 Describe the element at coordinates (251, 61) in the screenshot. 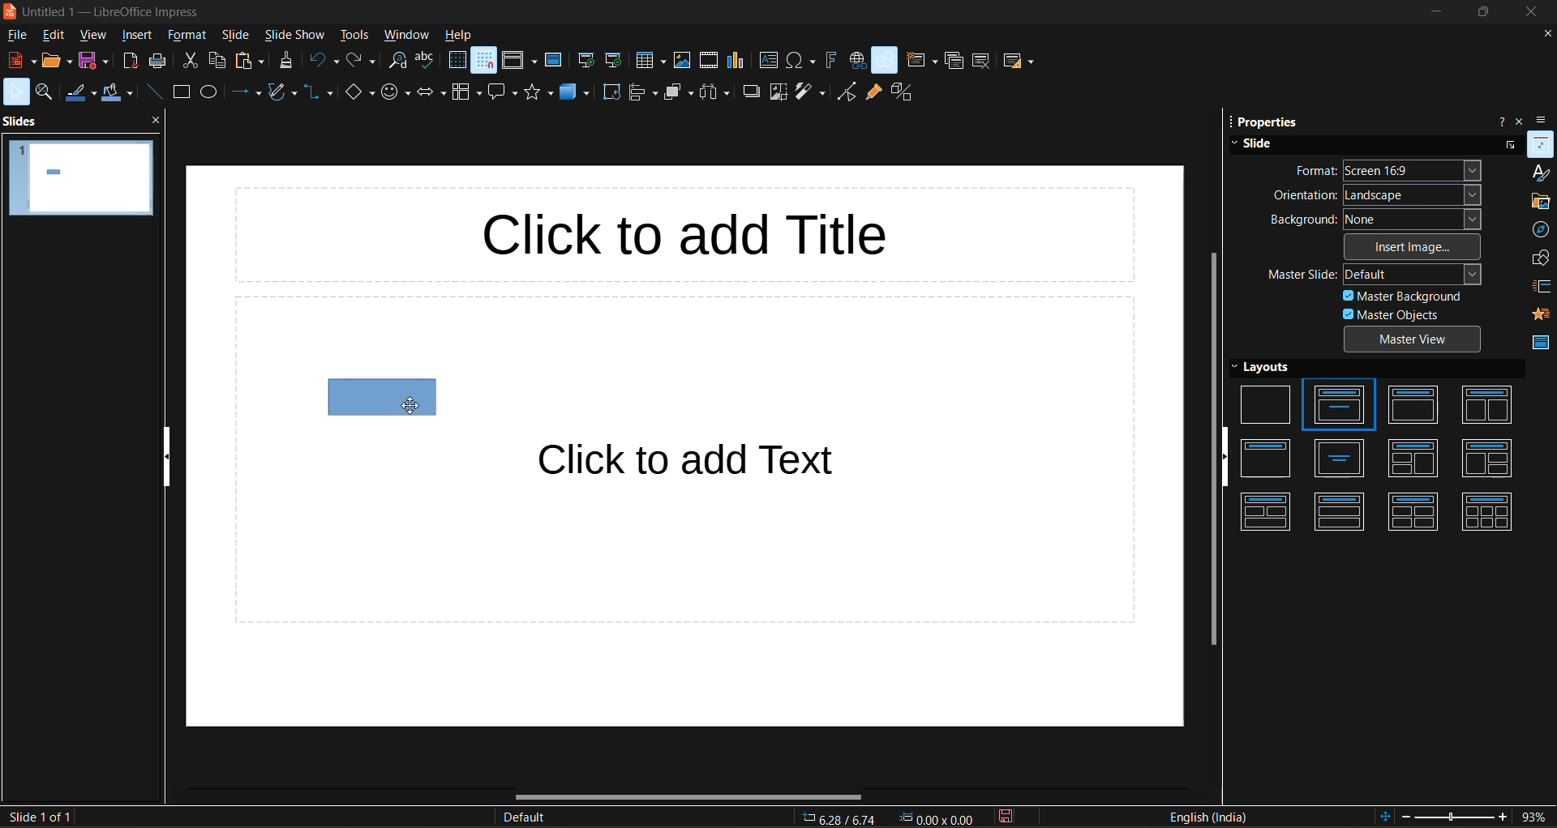

I see `paste` at that location.